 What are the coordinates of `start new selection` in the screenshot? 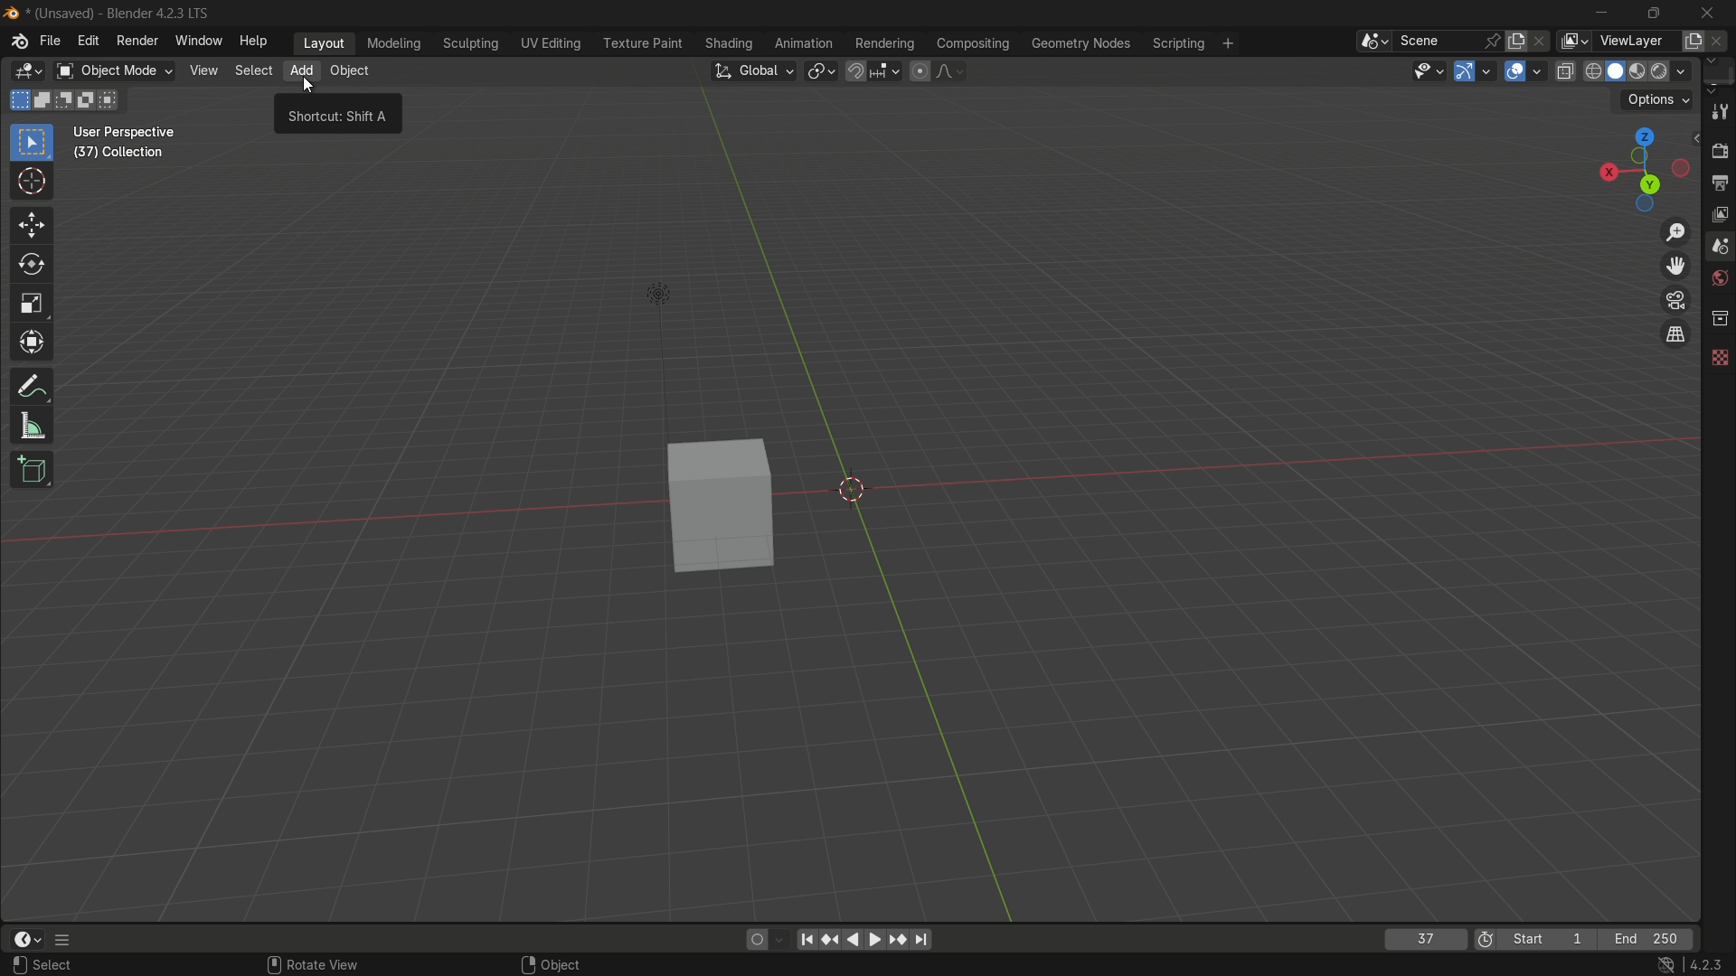 It's located at (19, 99).